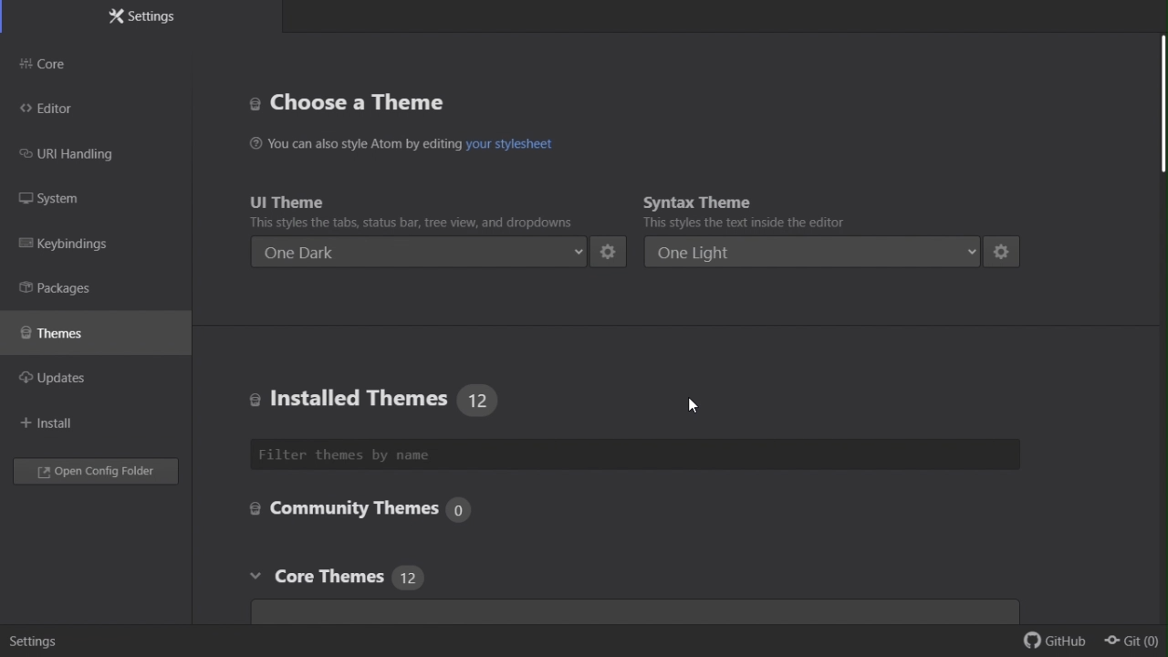 This screenshot has height=657, width=1168. What do you see at coordinates (512, 145) in the screenshot?
I see `hyperlink` at bounding box center [512, 145].